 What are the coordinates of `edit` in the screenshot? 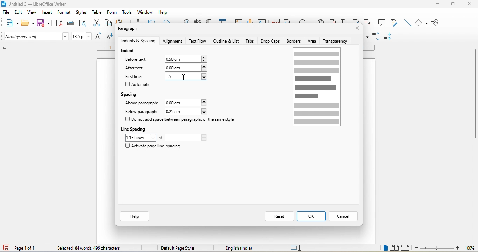 It's located at (19, 13).